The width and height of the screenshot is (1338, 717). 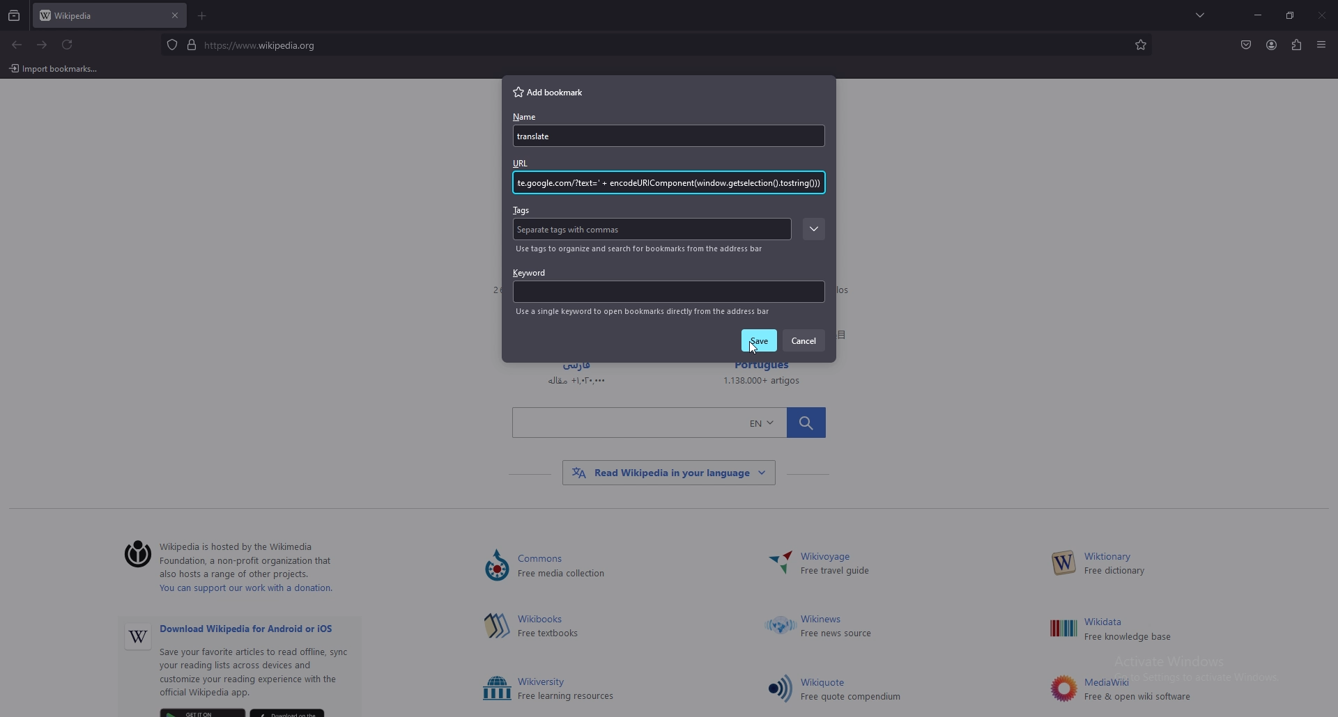 What do you see at coordinates (753, 347) in the screenshot?
I see `cursor` at bounding box center [753, 347].